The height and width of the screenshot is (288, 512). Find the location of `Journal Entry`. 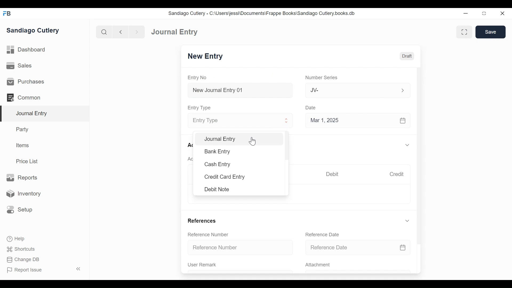

Journal Entry is located at coordinates (220, 138).